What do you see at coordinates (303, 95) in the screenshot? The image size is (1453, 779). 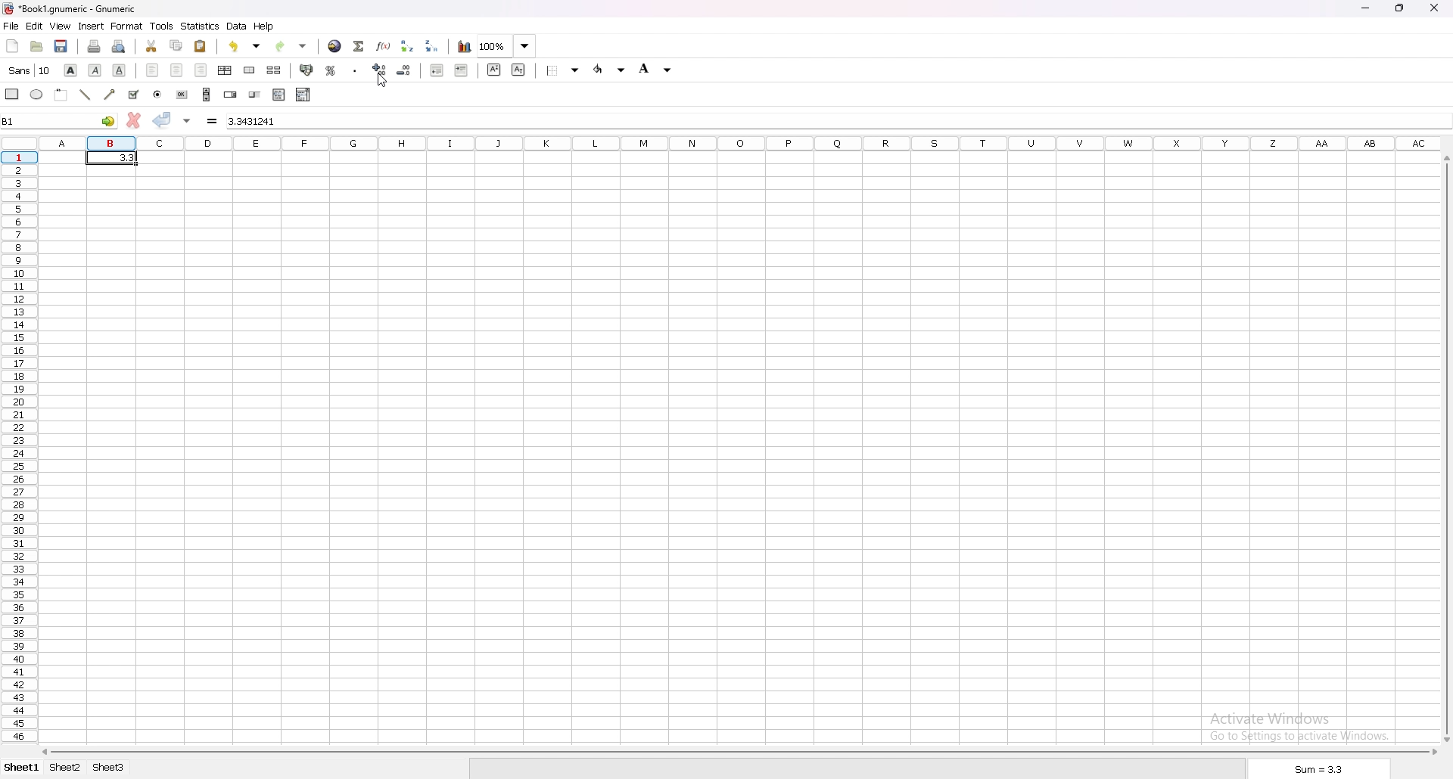 I see `list` at bounding box center [303, 95].